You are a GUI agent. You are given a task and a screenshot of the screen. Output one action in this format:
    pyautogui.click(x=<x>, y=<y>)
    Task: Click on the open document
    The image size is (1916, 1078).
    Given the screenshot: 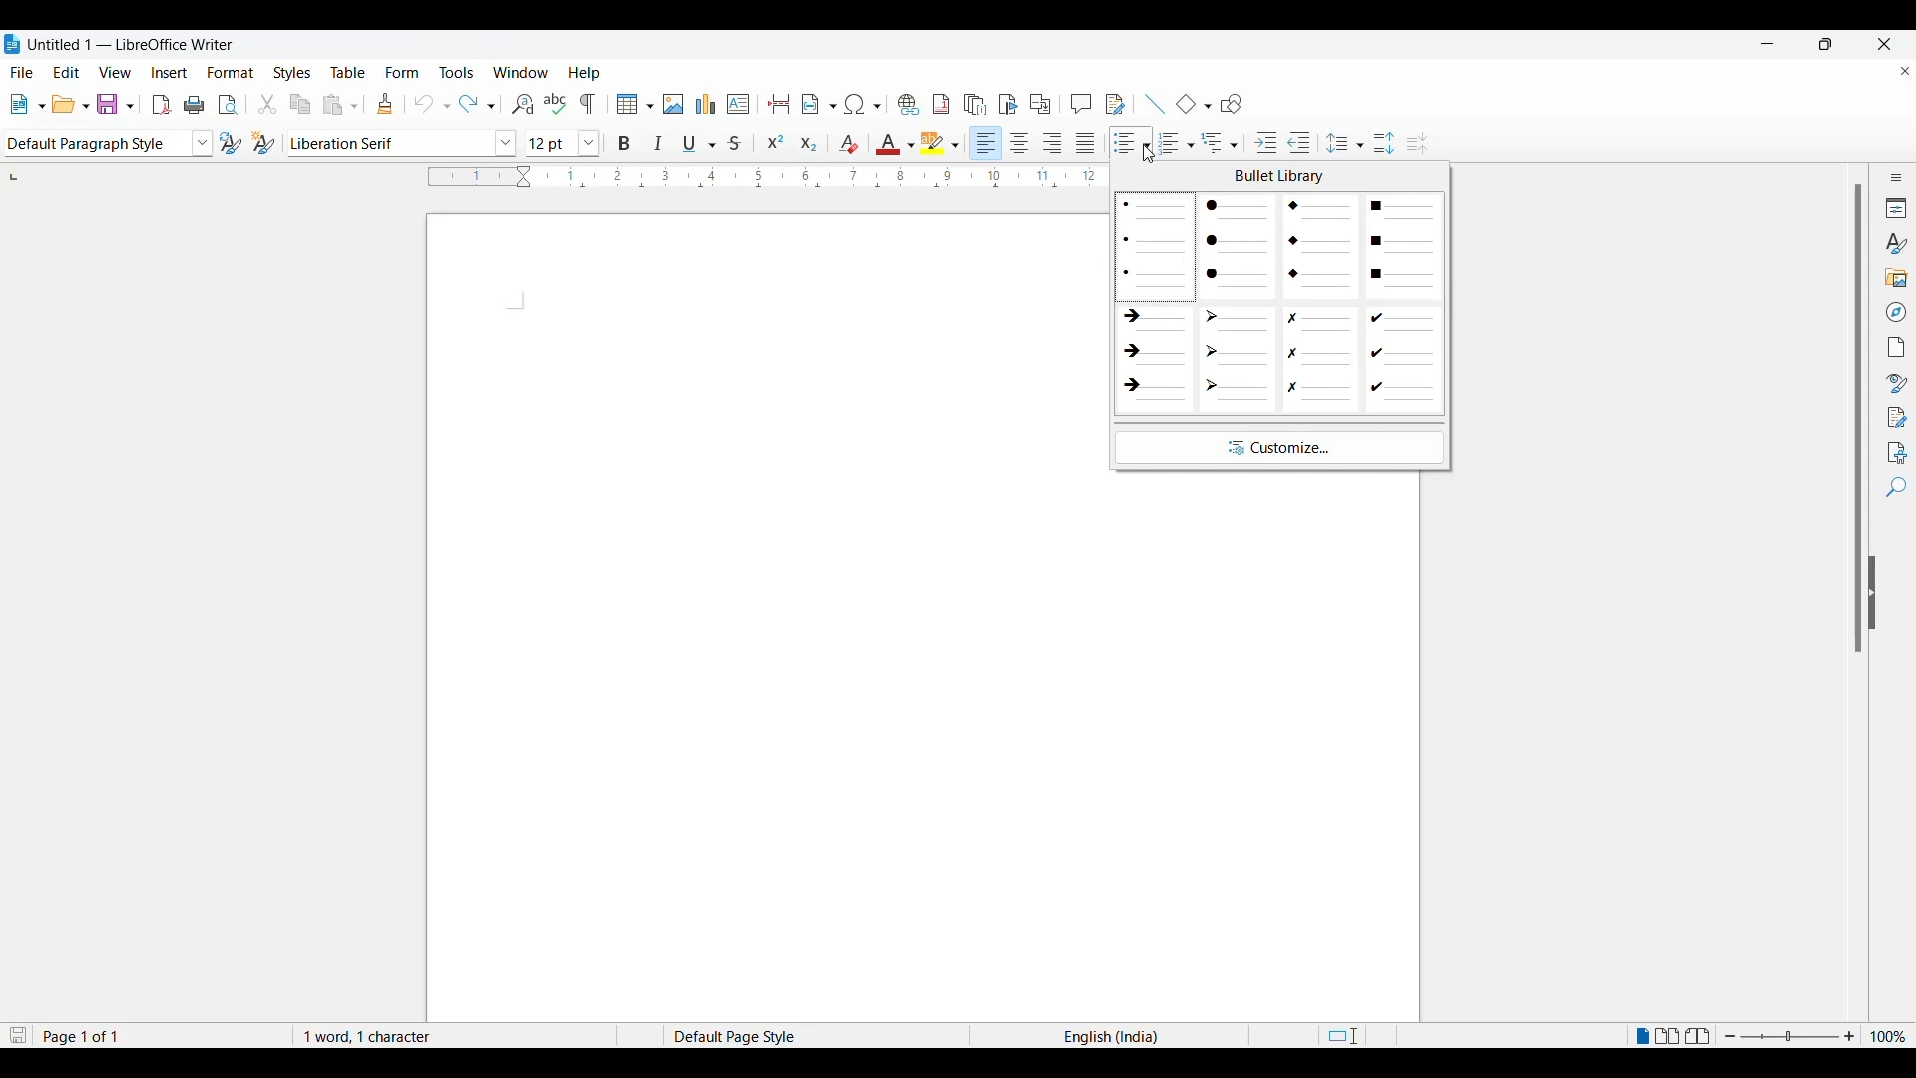 What is the action you would take?
    pyautogui.click(x=71, y=103)
    